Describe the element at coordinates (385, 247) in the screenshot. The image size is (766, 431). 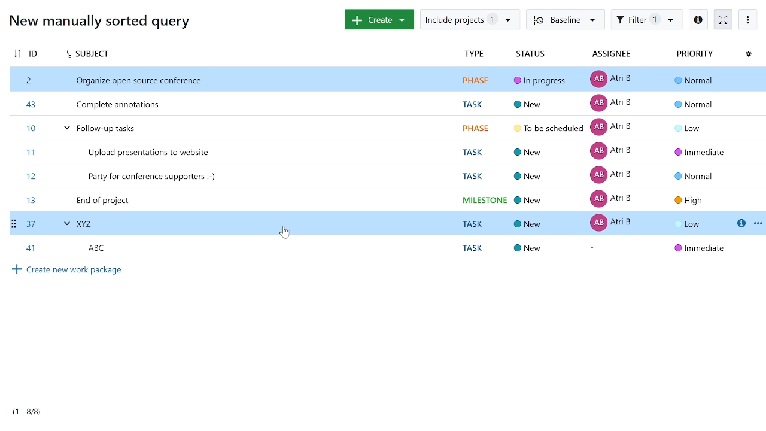
I see `task name "ABC"` at that location.